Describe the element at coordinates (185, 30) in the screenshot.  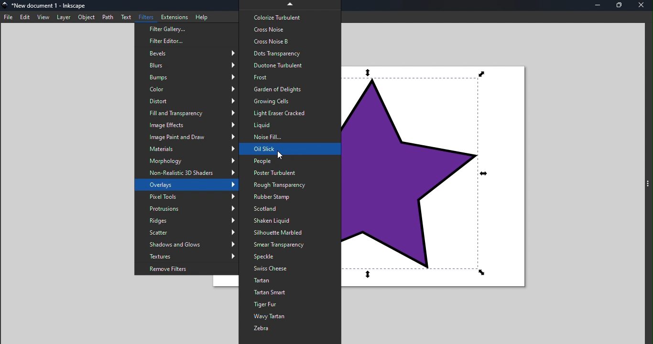
I see `Filter gallery` at that location.